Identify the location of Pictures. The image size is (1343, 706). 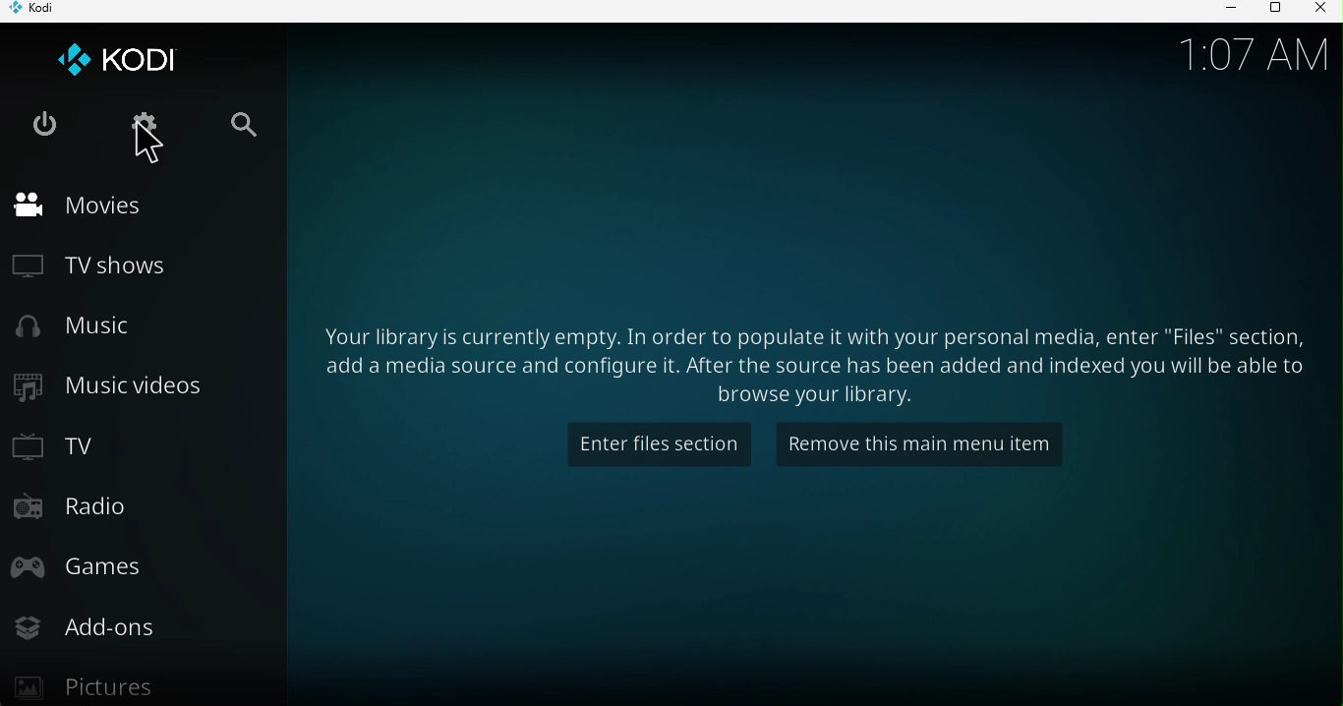
(96, 682).